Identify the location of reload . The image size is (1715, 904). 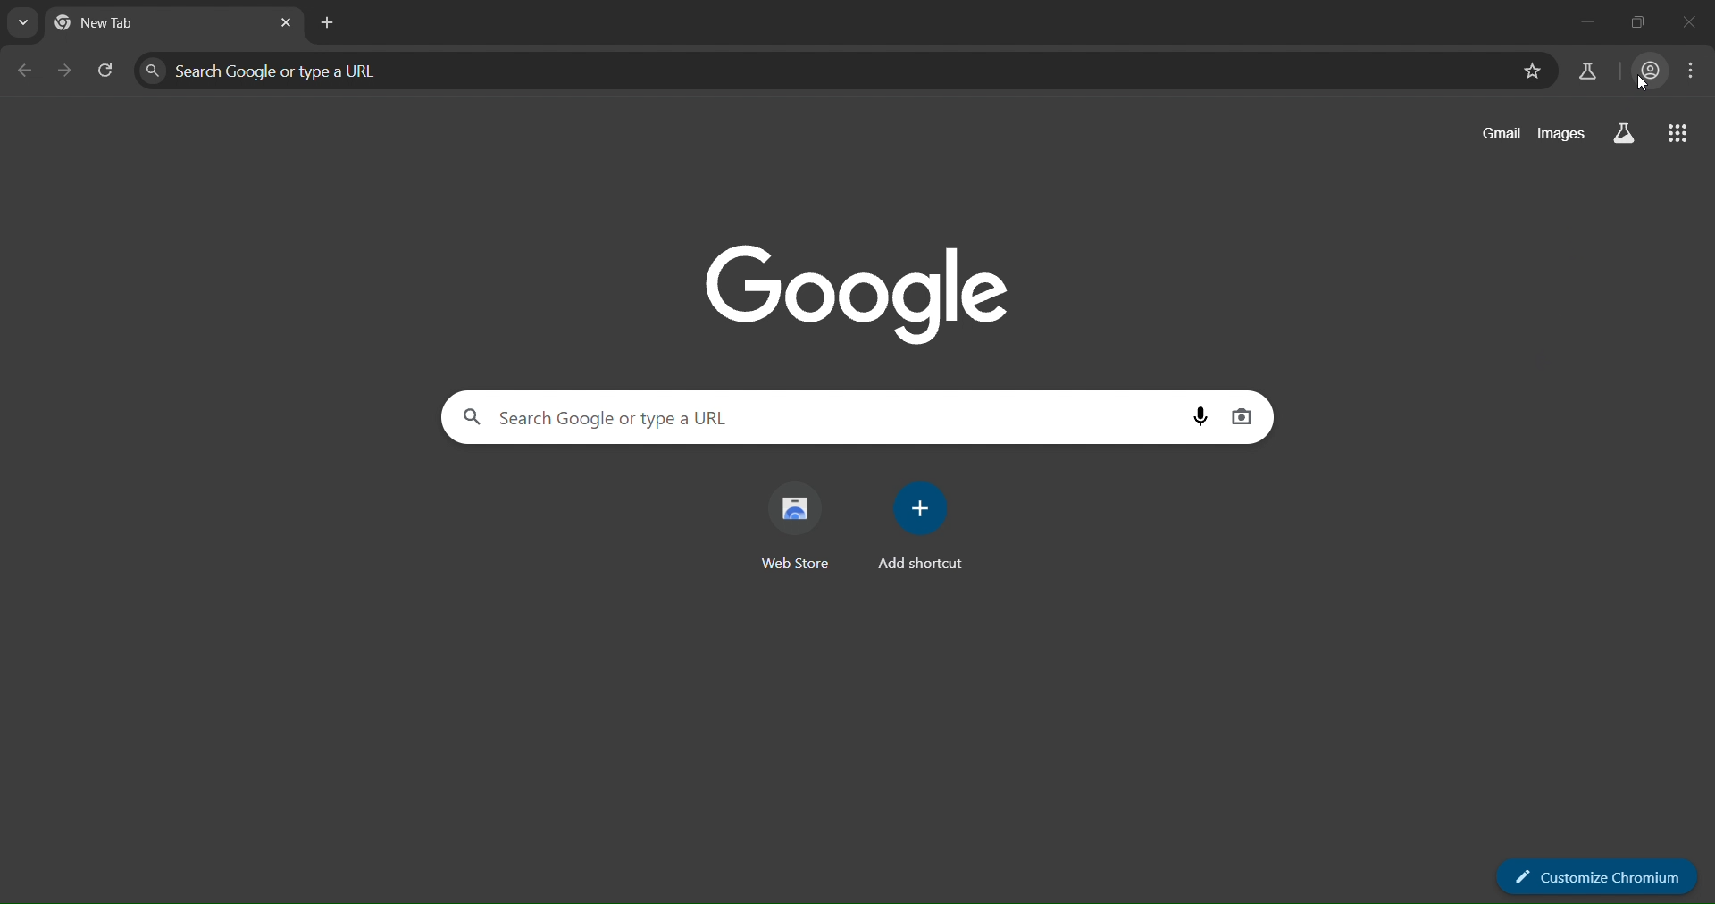
(62, 70).